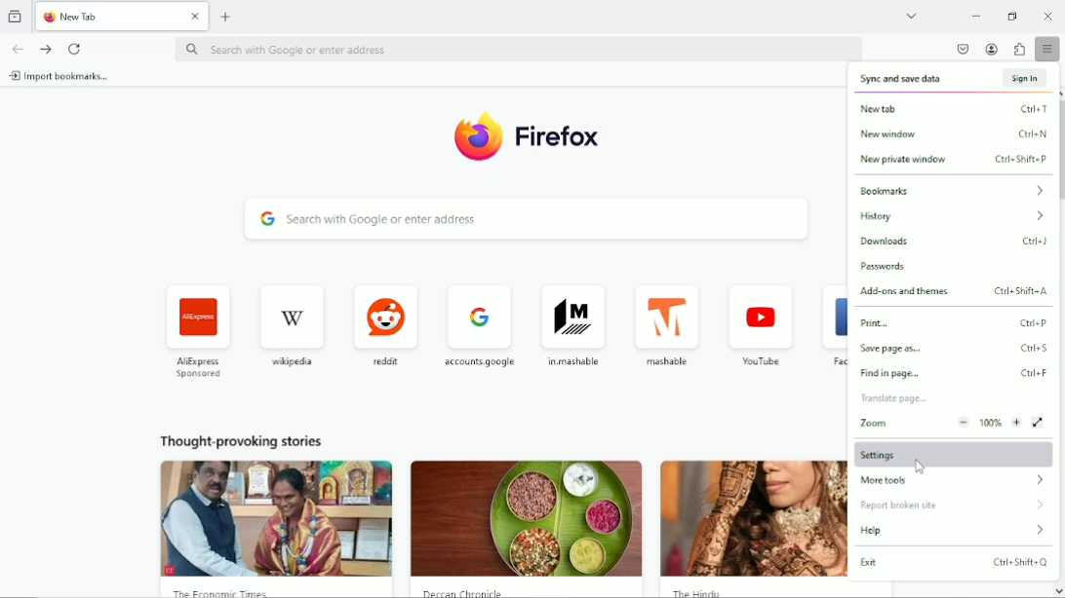 This screenshot has width=1065, height=598. Describe the element at coordinates (115, 16) in the screenshot. I see `new tab` at that location.